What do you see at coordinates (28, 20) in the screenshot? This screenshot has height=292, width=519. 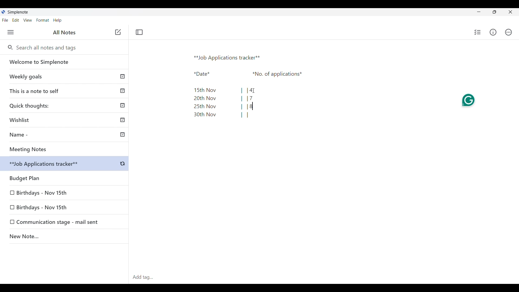 I see `View` at bounding box center [28, 20].